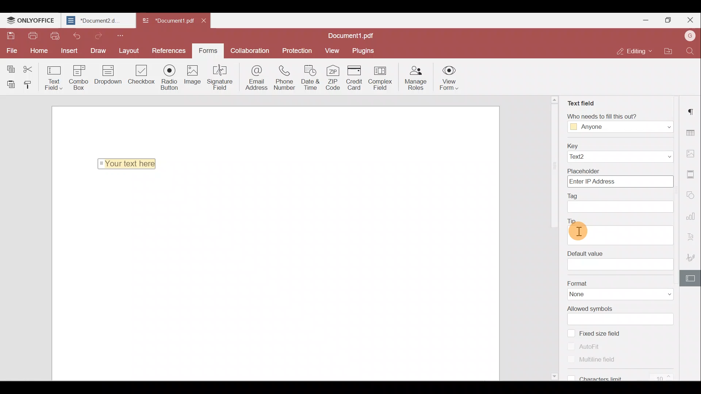  Describe the element at coordinates (98, 36) in the screenshot. I see `Redo` at that location.